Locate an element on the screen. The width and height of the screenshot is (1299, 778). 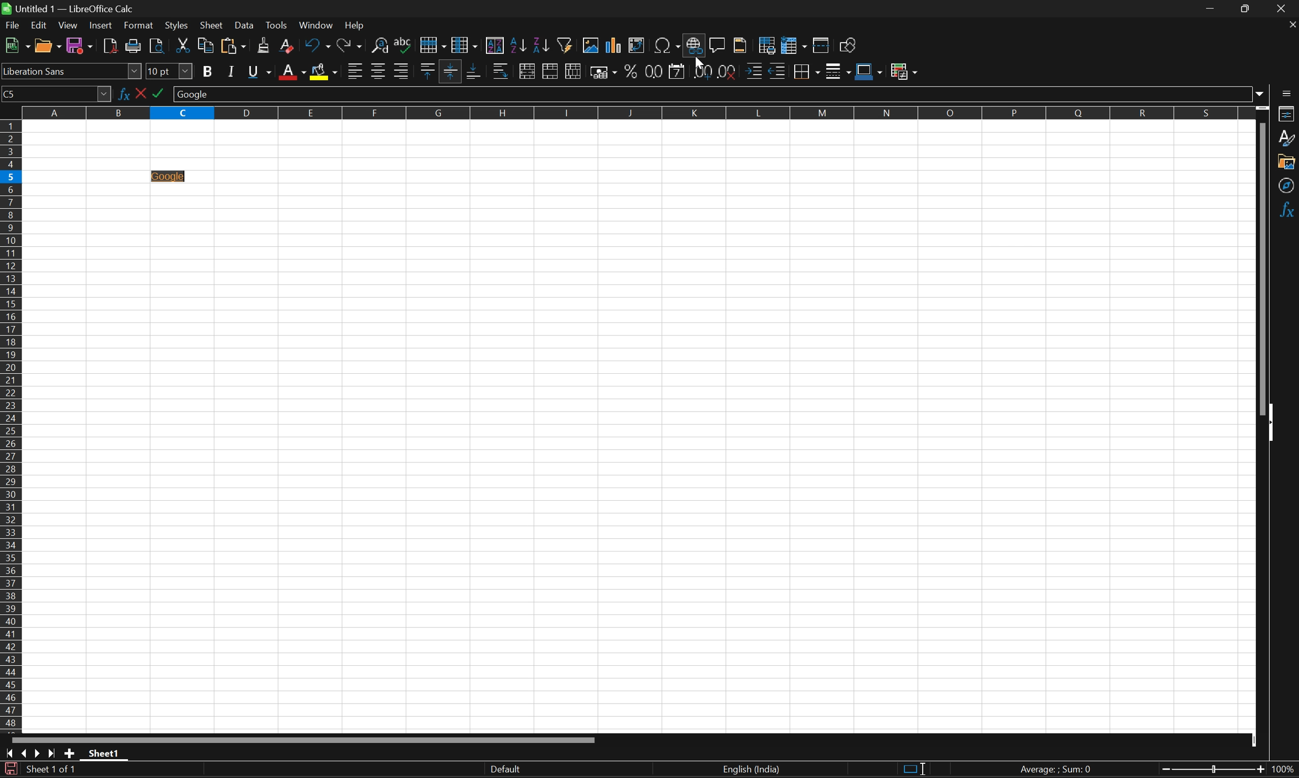
Align vertically is located at coordinates (451, 71).